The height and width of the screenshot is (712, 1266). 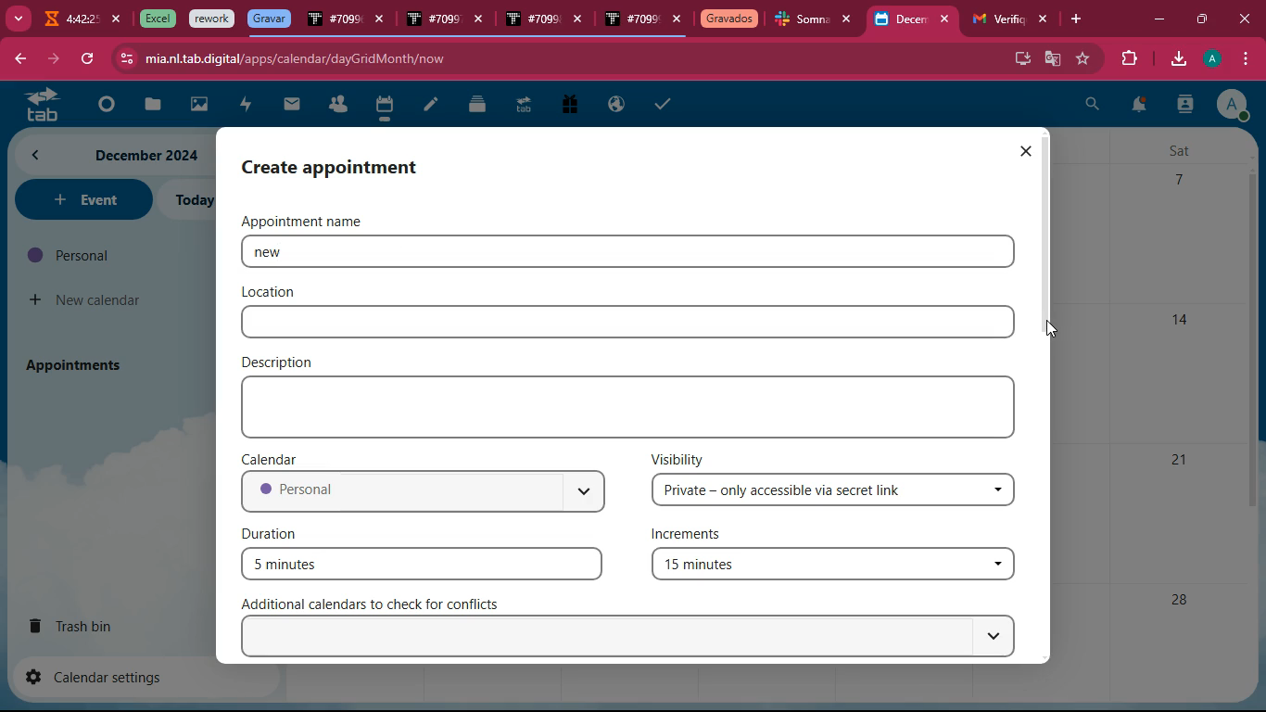 What do you see at coordinates (271, 292) in the screenshot?
I see `location` at bounding box center [271, 292].